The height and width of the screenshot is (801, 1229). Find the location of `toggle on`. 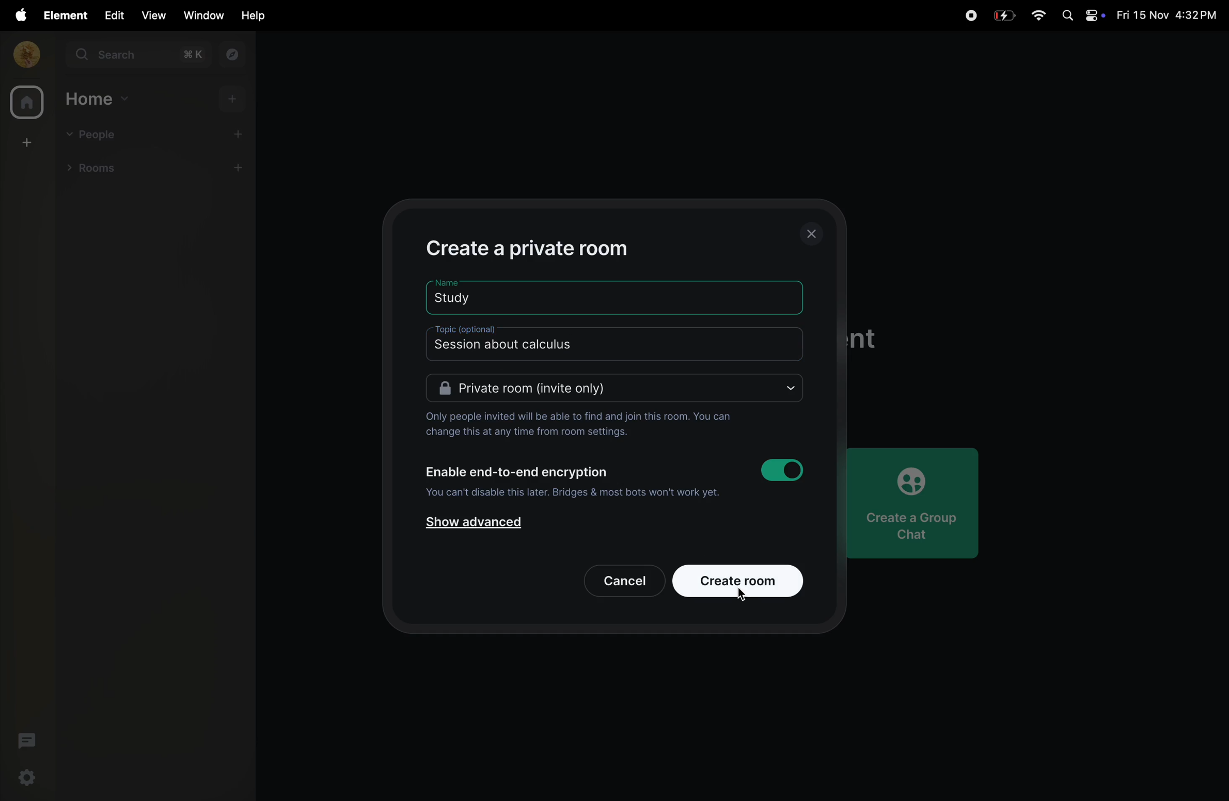

toggle on is located at coordinates (786, 470).